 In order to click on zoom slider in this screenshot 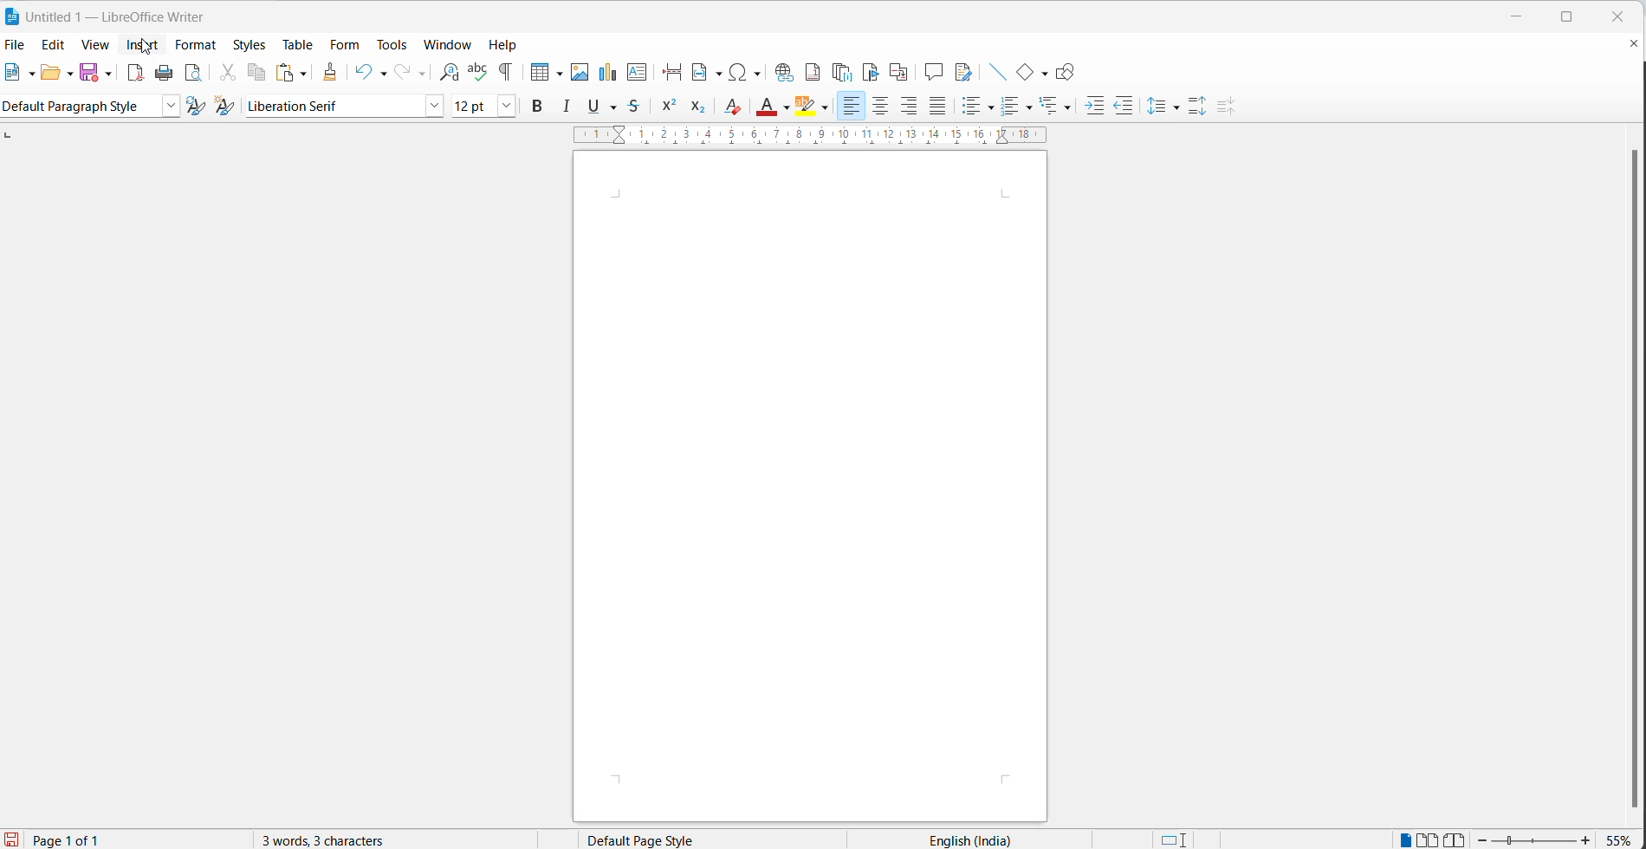, I will do `click(1534, 841)`.